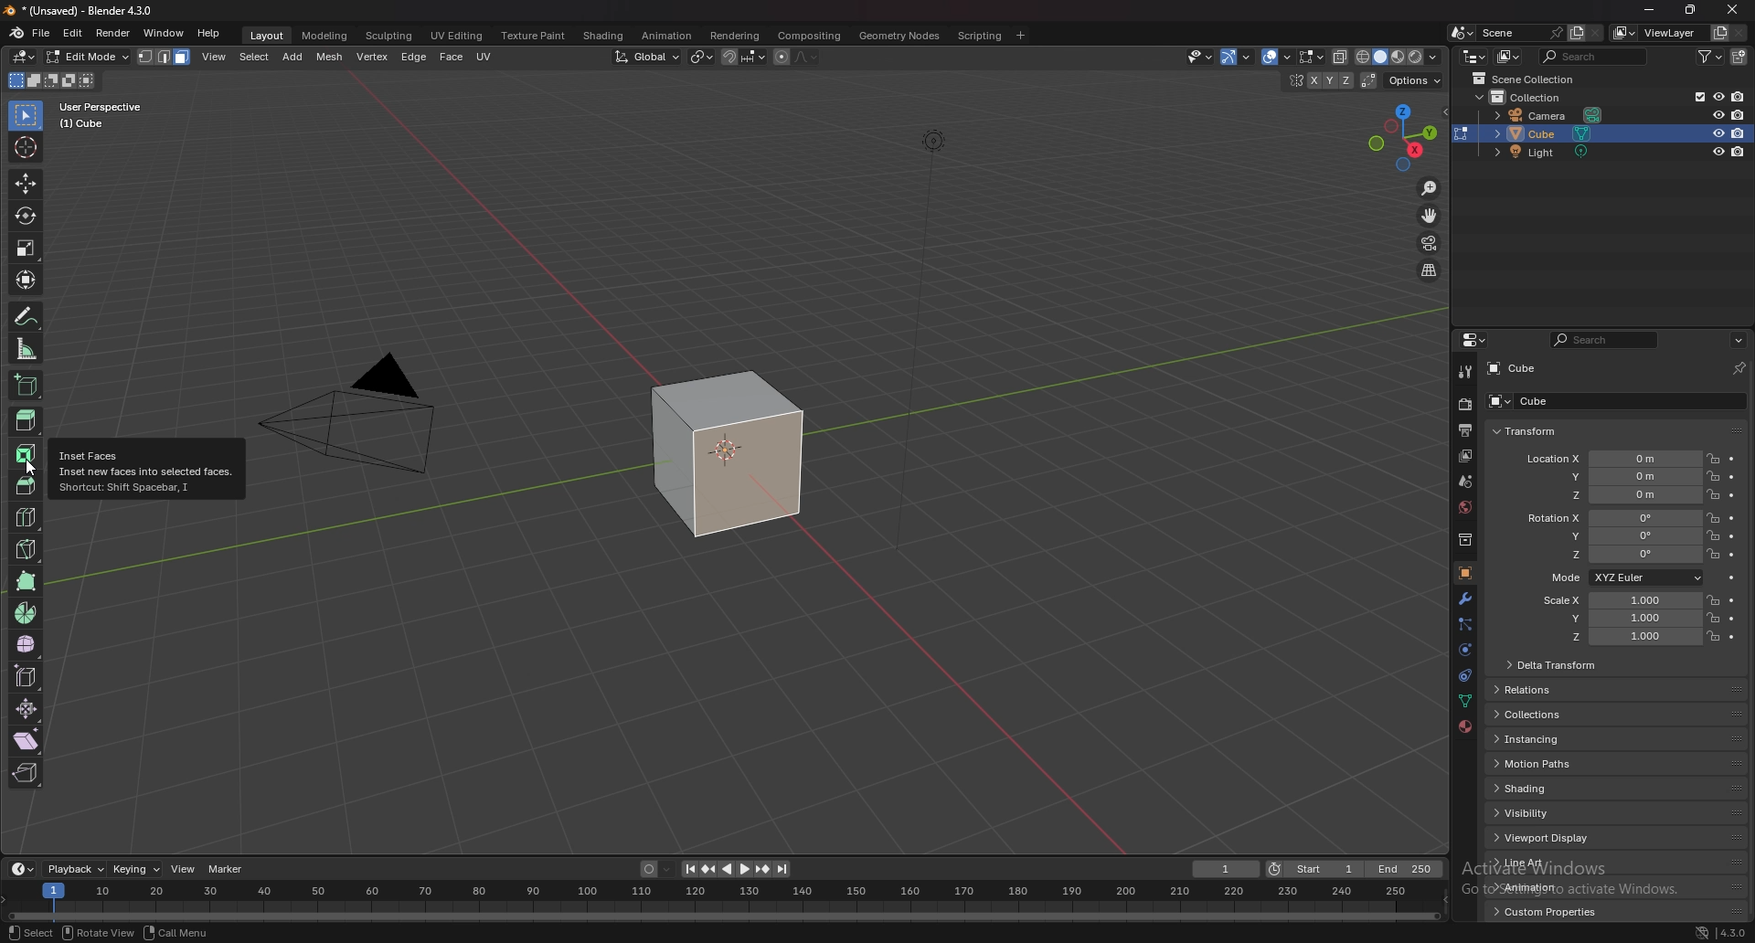 The height and width of the screenshot is (943, 1755). What do you see at coordinates (390, 37) in the screenshot?
I see `sculpting` at bounding box center [390, 37].